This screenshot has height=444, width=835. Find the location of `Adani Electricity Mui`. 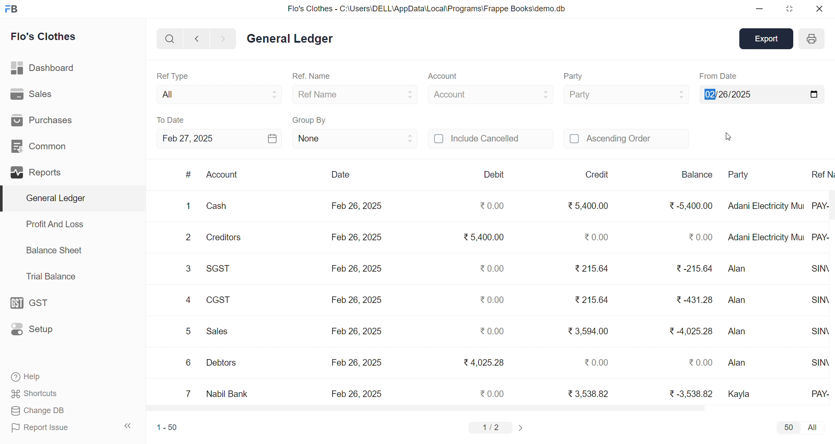

Adani Electricity Mui is located at coordinates (766, 237).